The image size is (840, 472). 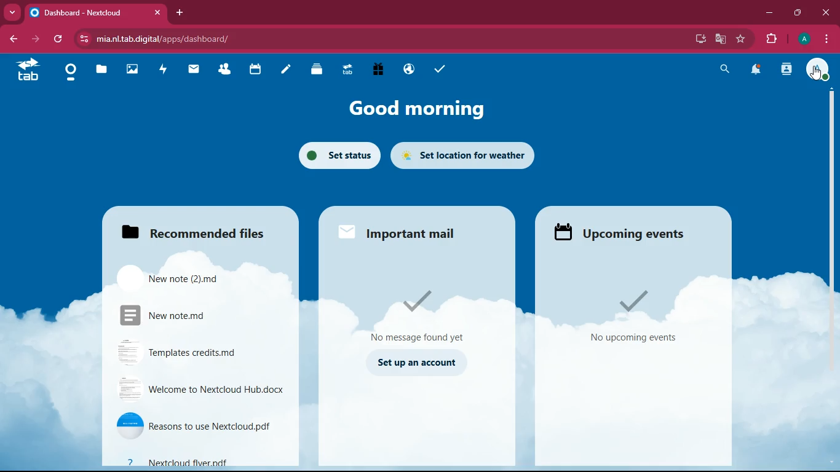 I want to click on minimize, so click(x=769, y=15).